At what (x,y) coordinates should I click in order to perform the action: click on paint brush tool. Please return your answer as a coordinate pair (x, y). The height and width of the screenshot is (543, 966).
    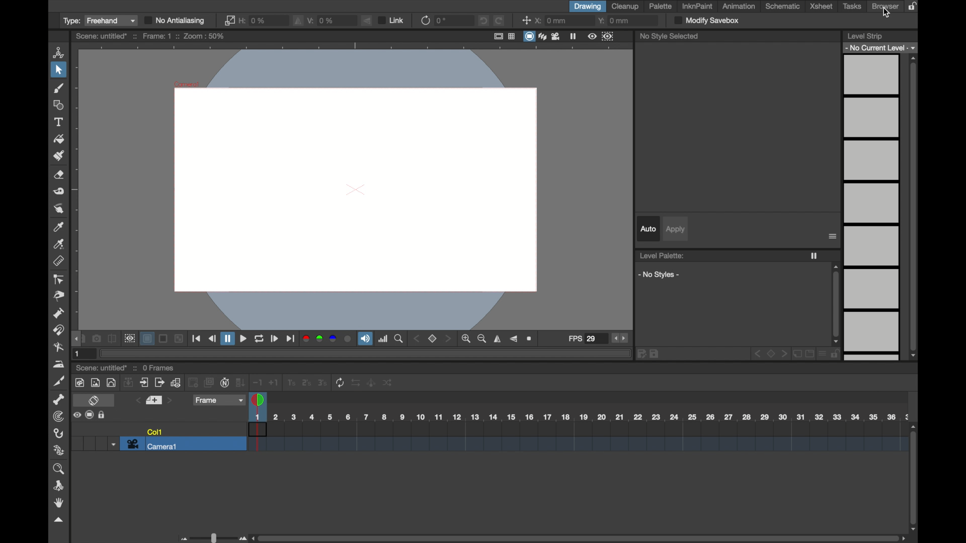
    Looking at the image, I should click on (59, 88).